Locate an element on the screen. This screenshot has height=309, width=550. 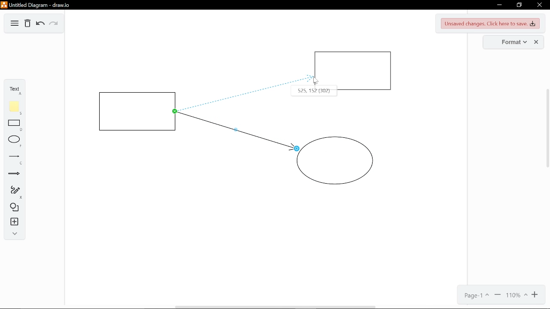
Arrow is located at coordinates (14, 174).